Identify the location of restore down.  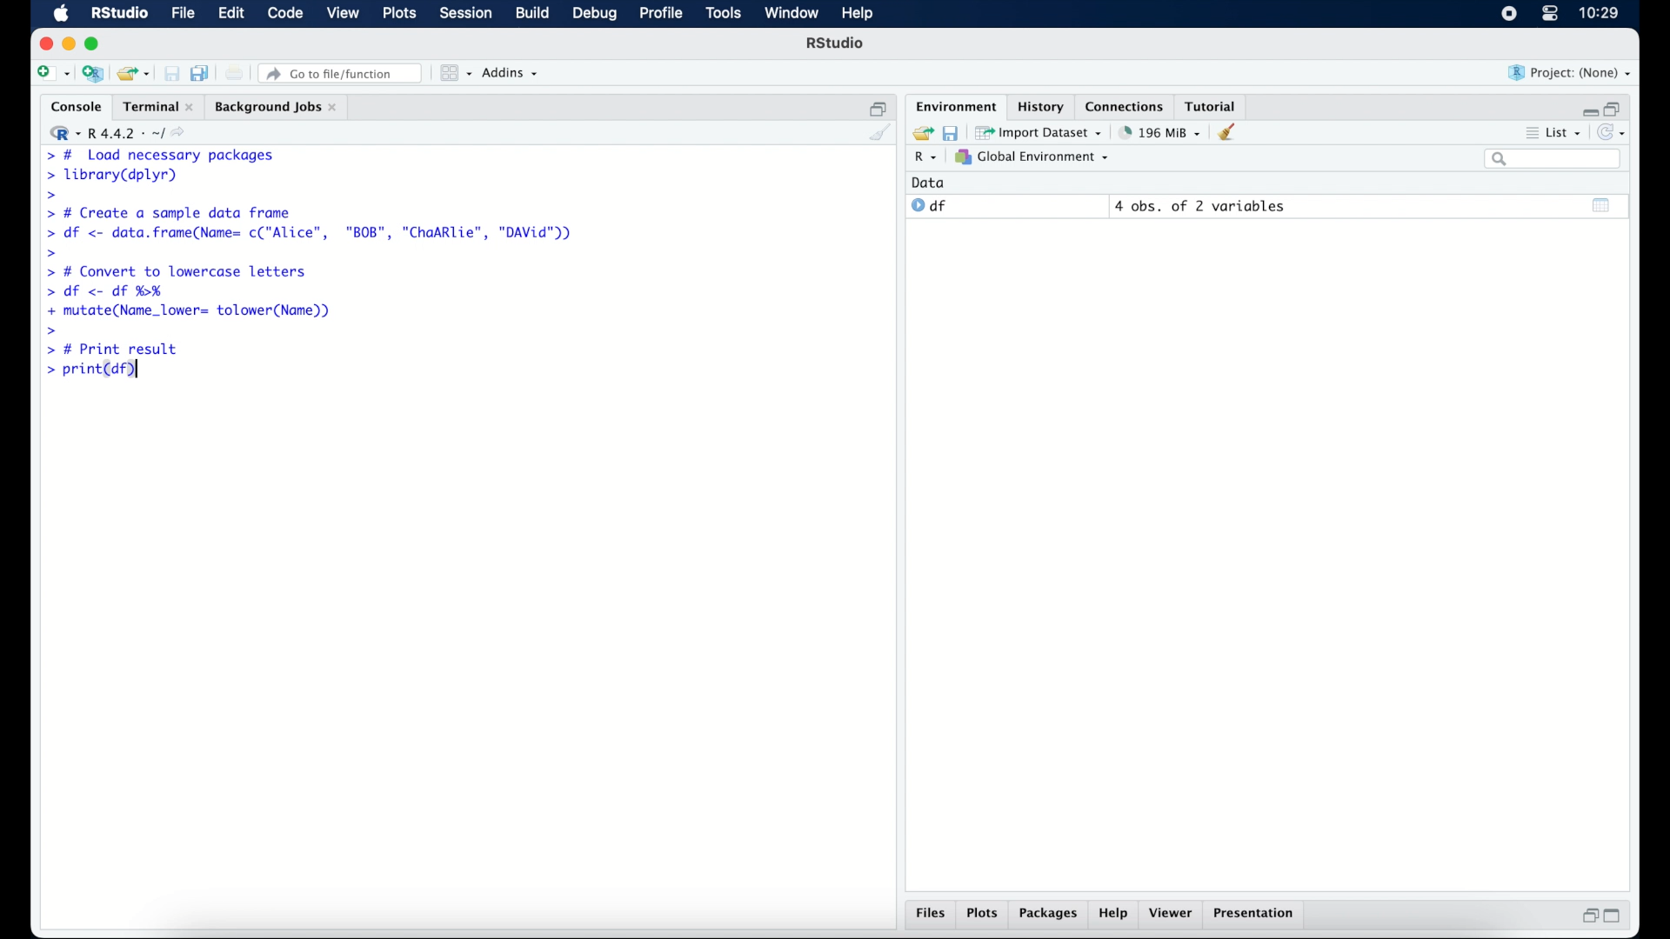
(878, 107).